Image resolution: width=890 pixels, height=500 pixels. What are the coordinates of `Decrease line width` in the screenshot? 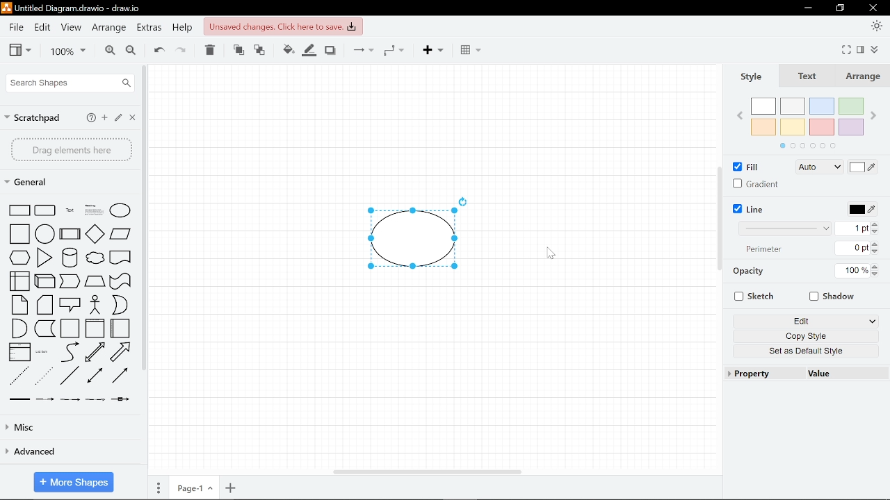 It's located at (878, 233).